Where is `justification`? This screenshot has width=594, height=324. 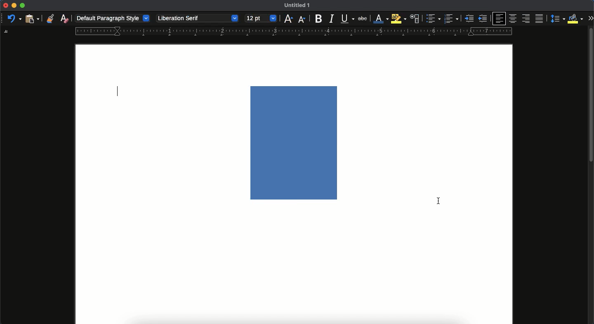
justification is located at coordinates (538, 18).